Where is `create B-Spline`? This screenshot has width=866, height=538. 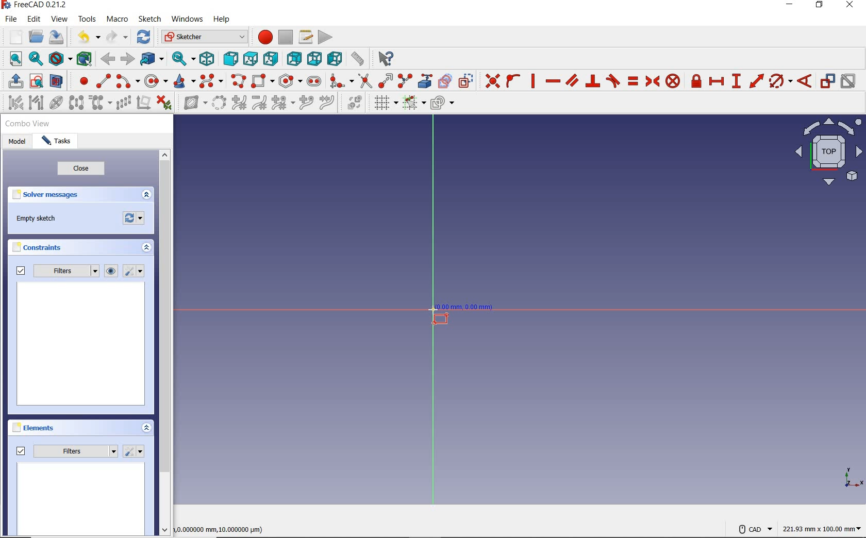 create B-Spline is located at coordinates (212, 81).